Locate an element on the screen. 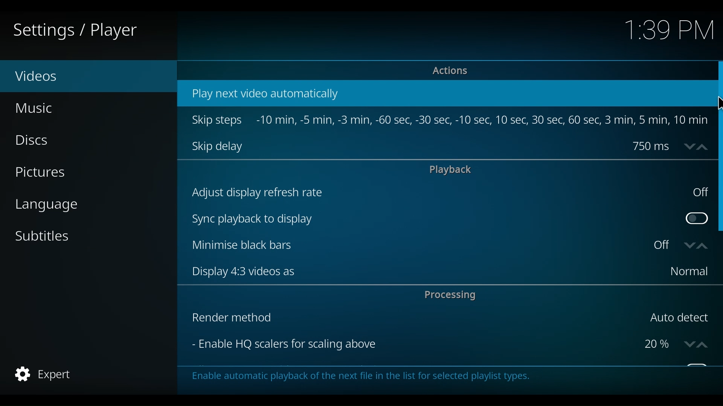  Cursor is located at coordinates (718, 104).